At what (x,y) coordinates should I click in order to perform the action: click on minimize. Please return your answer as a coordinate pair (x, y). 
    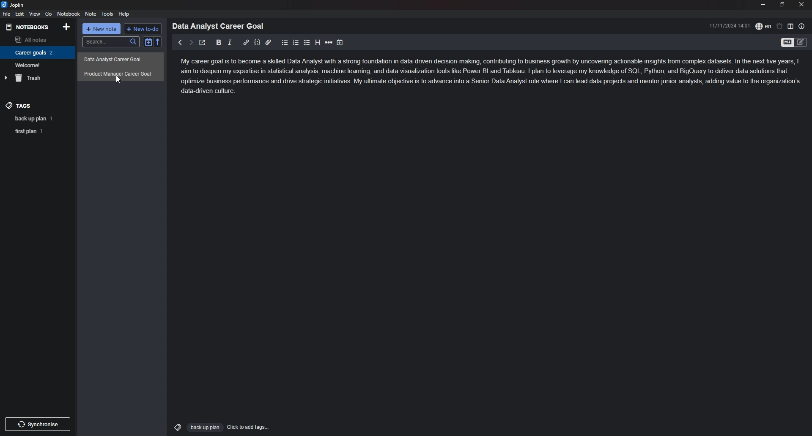
    Looking at the image, I should click on (763, 4).